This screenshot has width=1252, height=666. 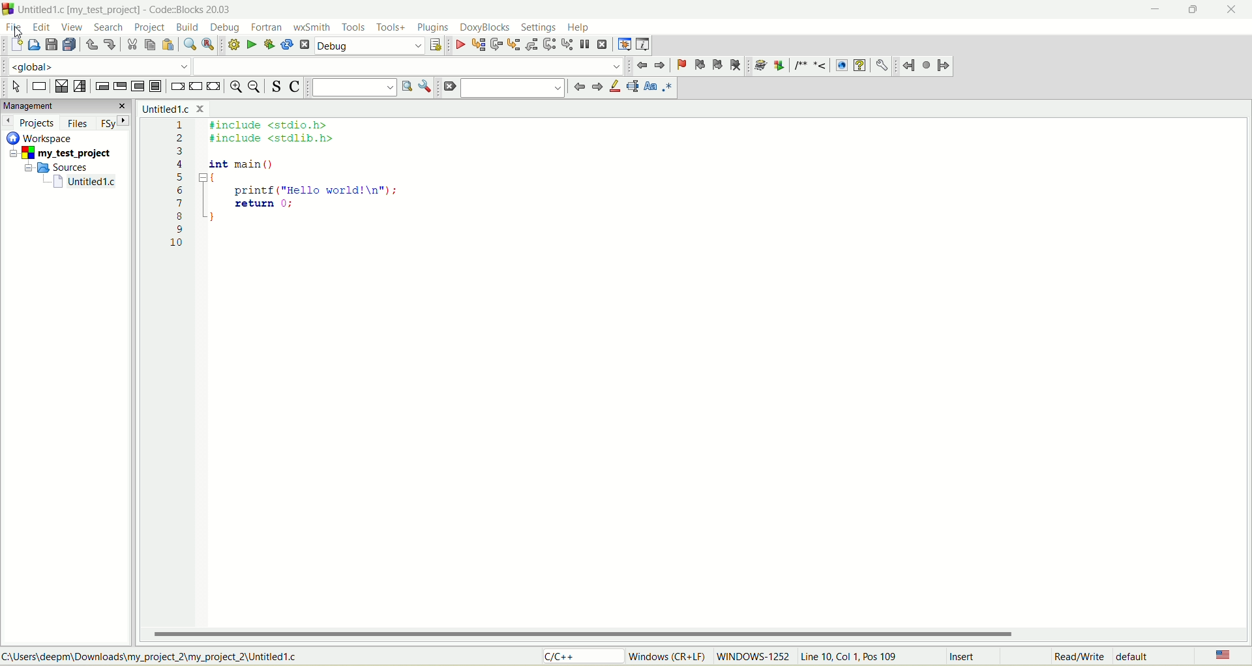 What do you see at coordinates (614, 87) in the screenshot?
I see `highlight` at bounding box center [614, 87].